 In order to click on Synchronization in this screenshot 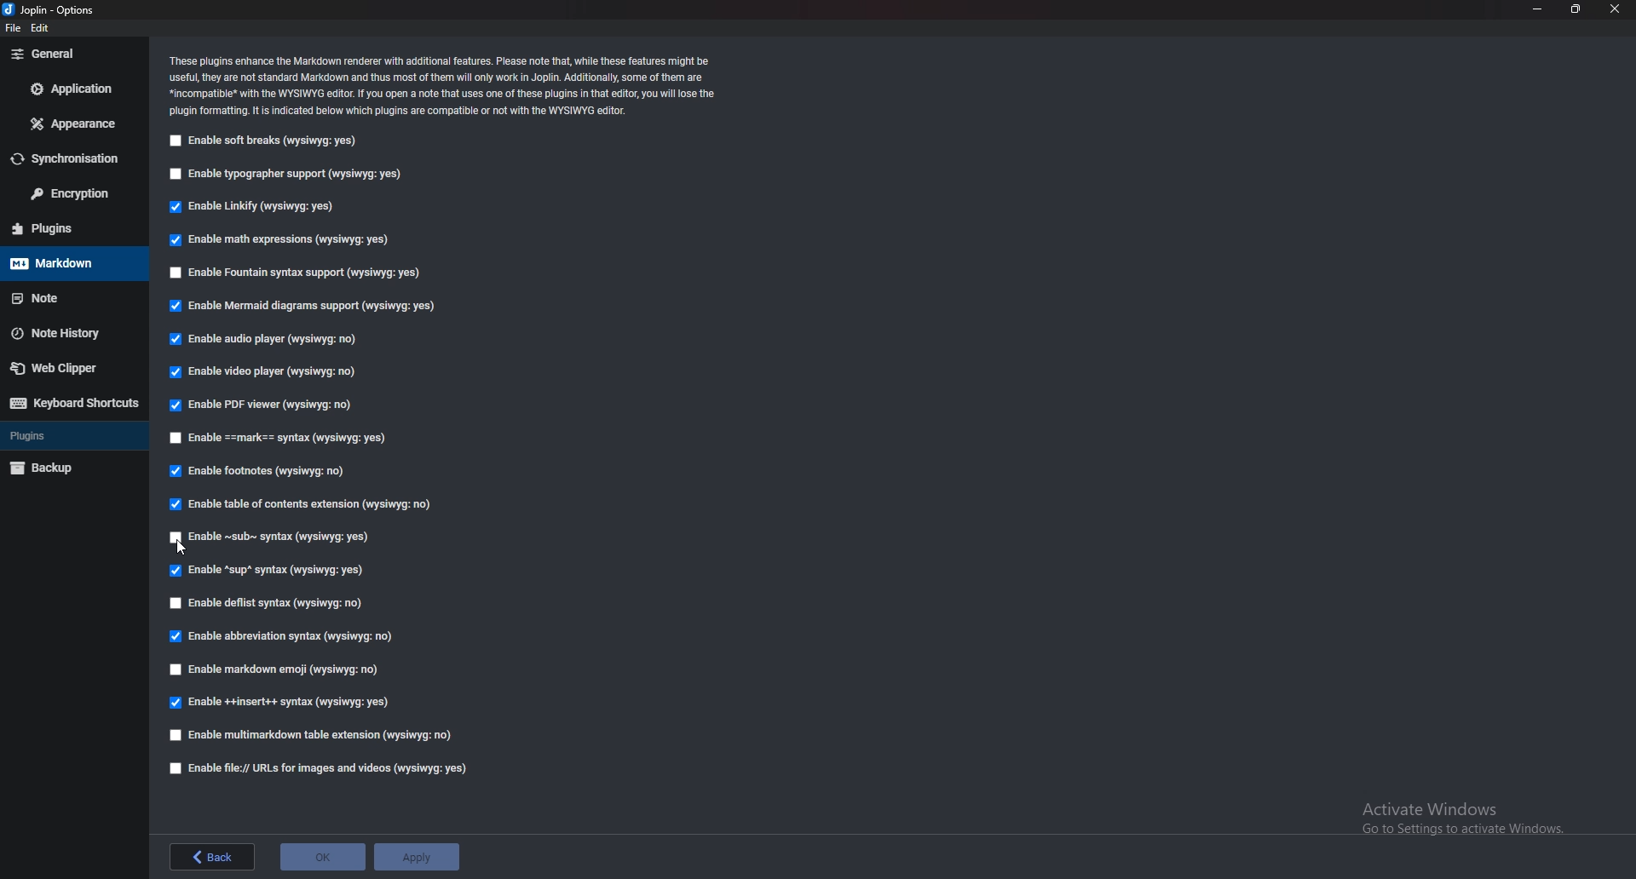, I will do `click(74, 159)`.